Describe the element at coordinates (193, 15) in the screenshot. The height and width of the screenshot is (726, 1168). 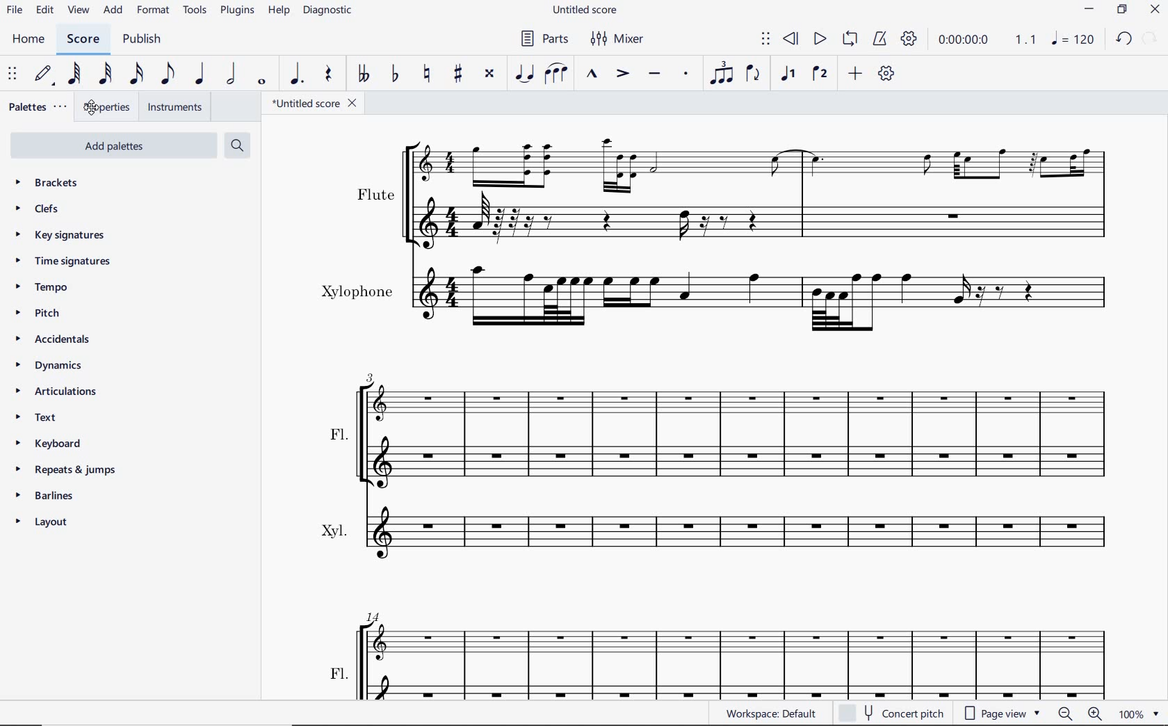
I see `TOOLS` at that location.